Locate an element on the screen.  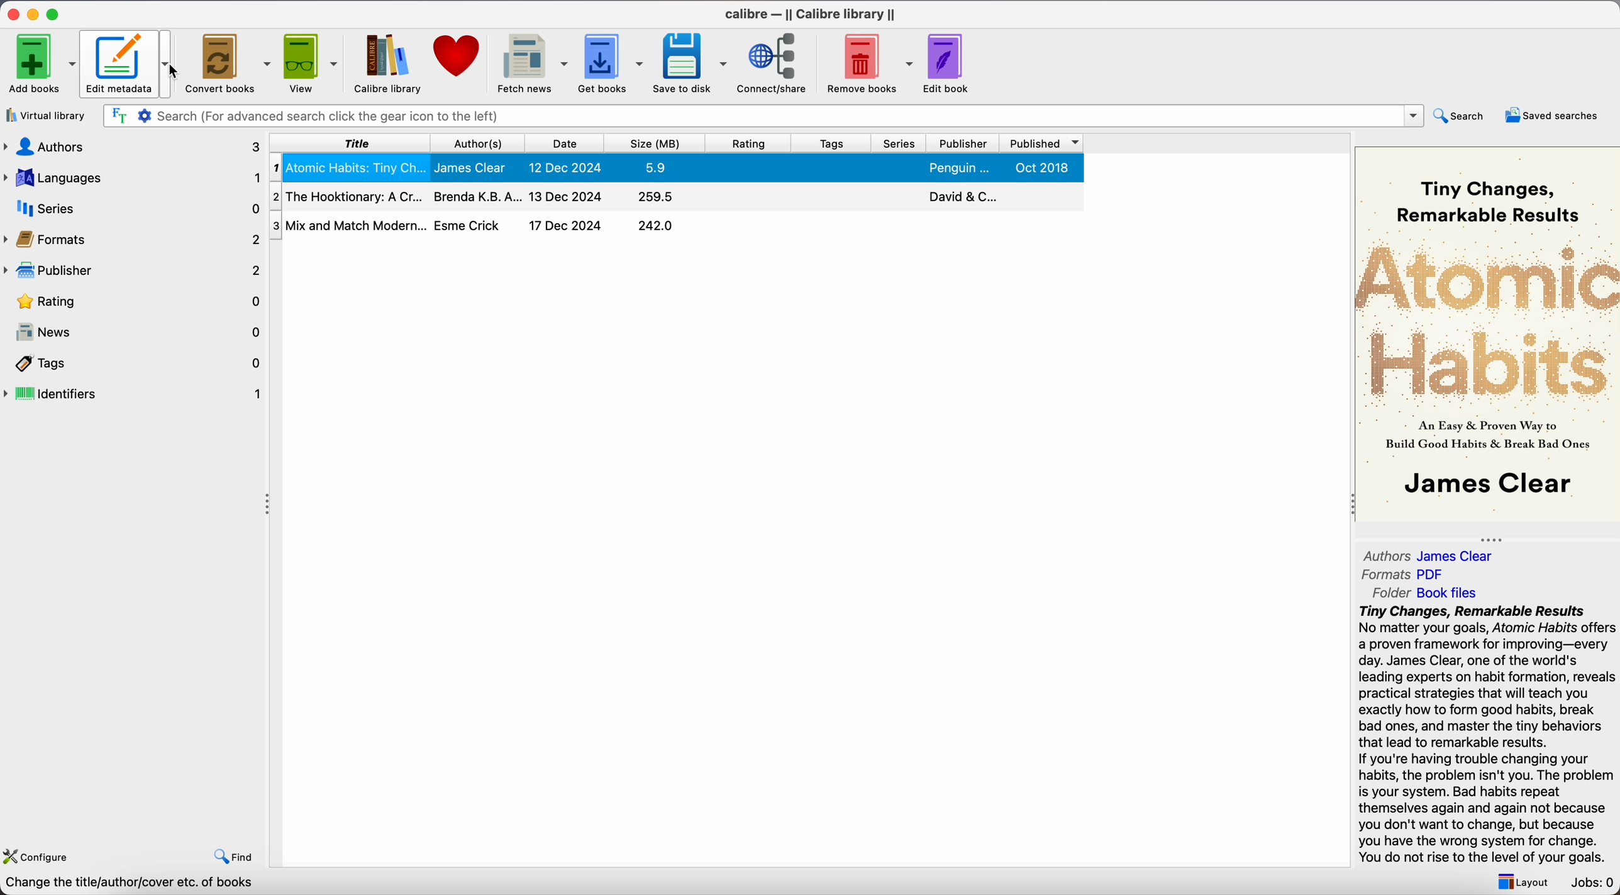
layout is located at coordinates (1522, 882).